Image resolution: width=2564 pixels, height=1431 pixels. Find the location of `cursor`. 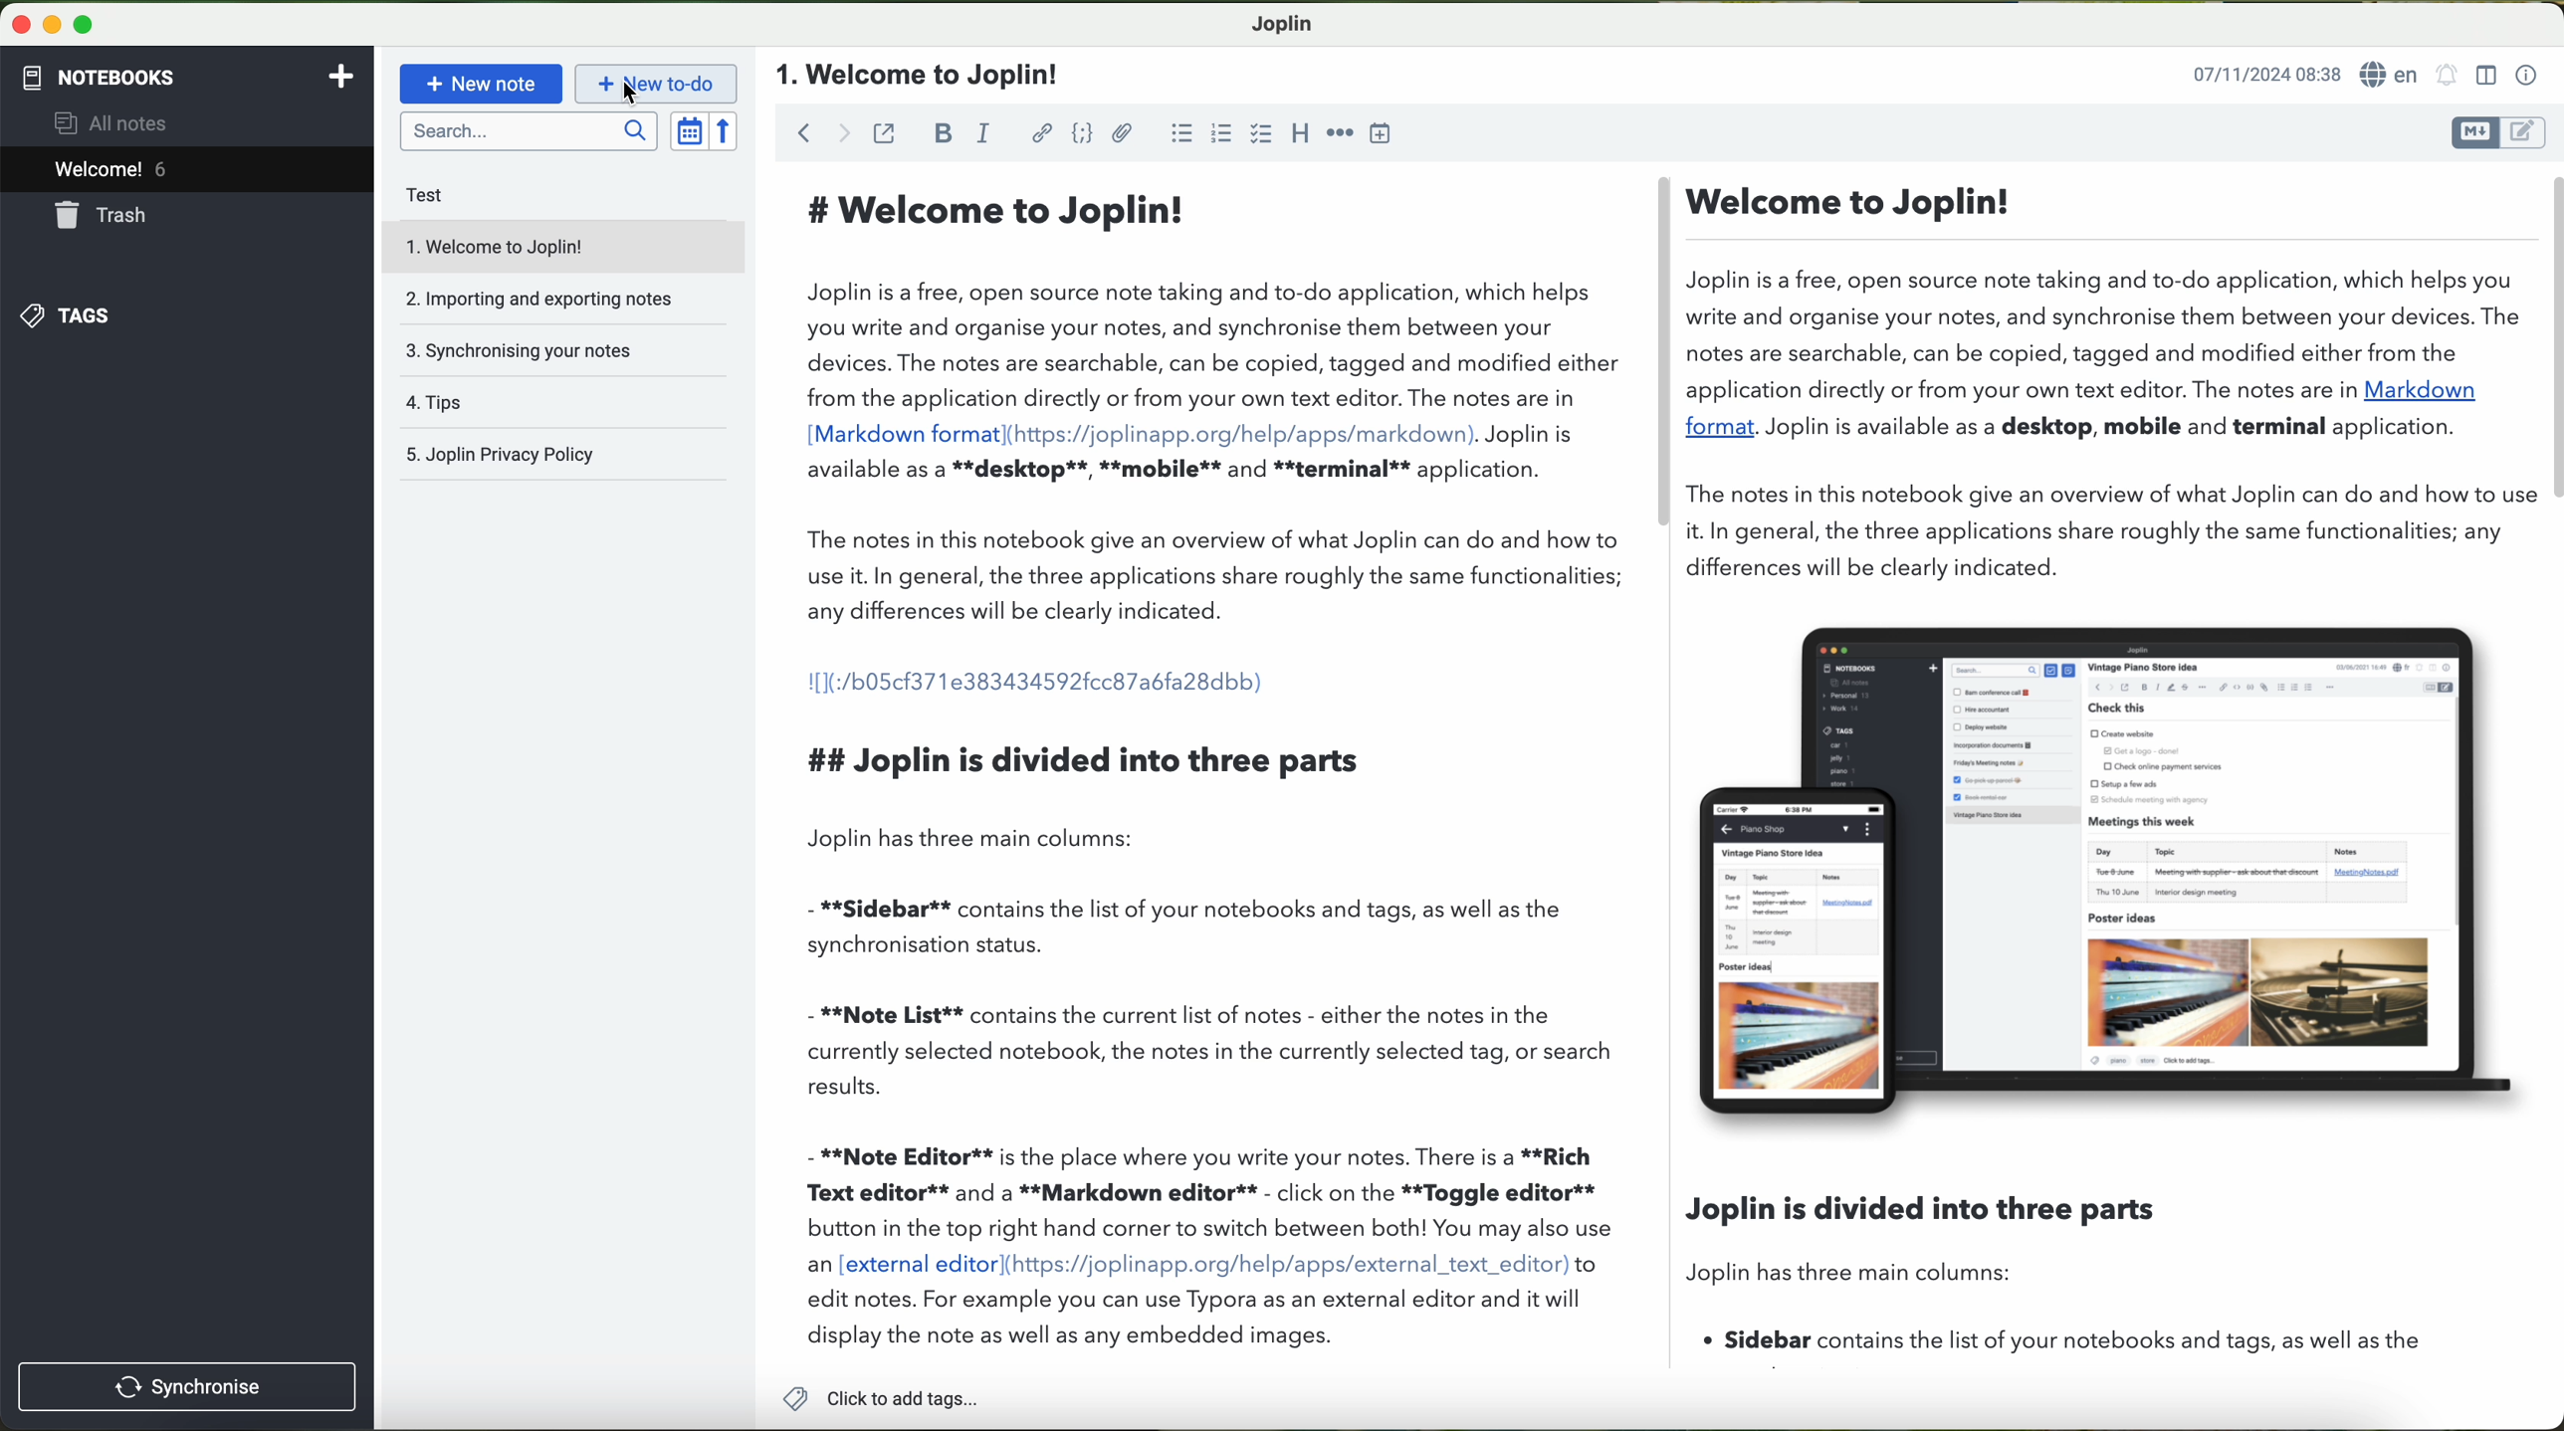

cursor is located at coordinates (639, 102).